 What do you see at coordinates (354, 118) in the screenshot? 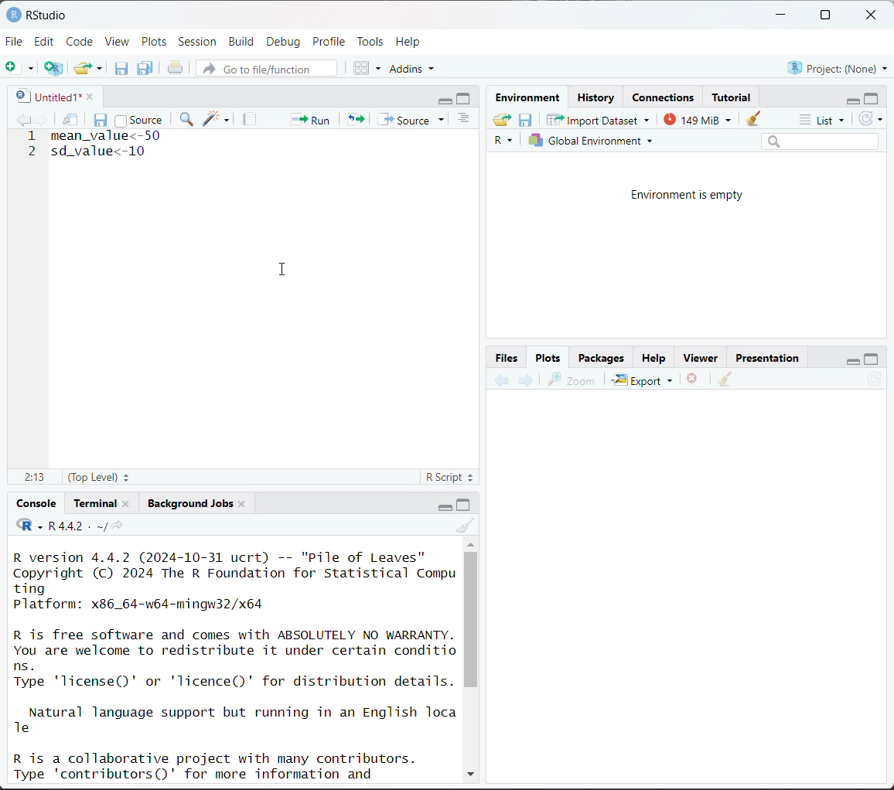
I see `re-run` at bounding box center [354, 118].